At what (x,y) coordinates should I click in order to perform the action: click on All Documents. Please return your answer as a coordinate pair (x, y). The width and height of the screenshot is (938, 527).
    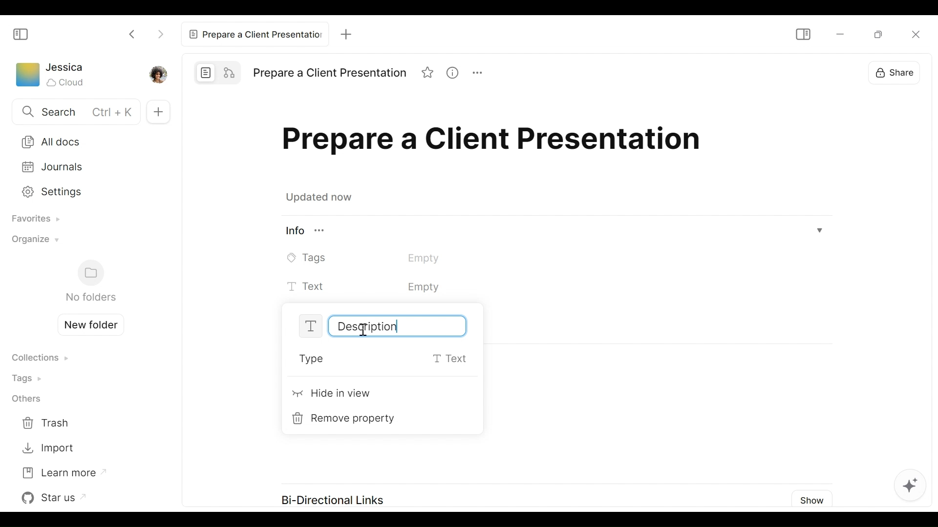
    Looking at the image, I should click on (84, 141).